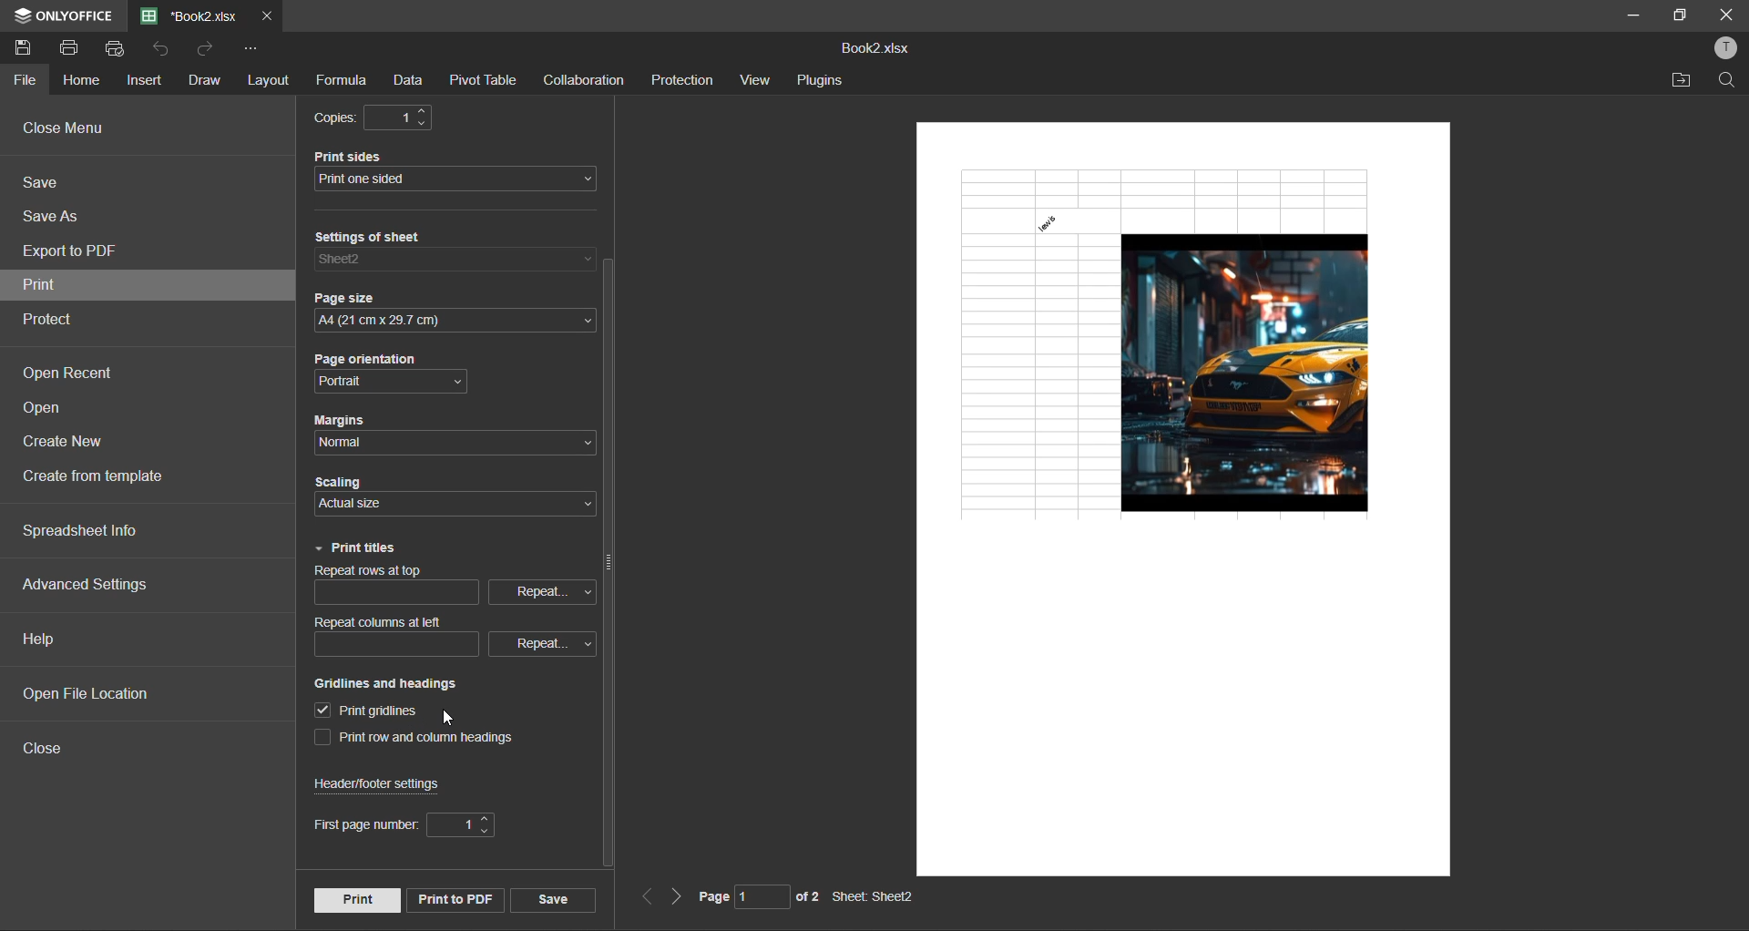  Describe the element at coordinates (400, 118) in the screenshot. I see `1` at that location.